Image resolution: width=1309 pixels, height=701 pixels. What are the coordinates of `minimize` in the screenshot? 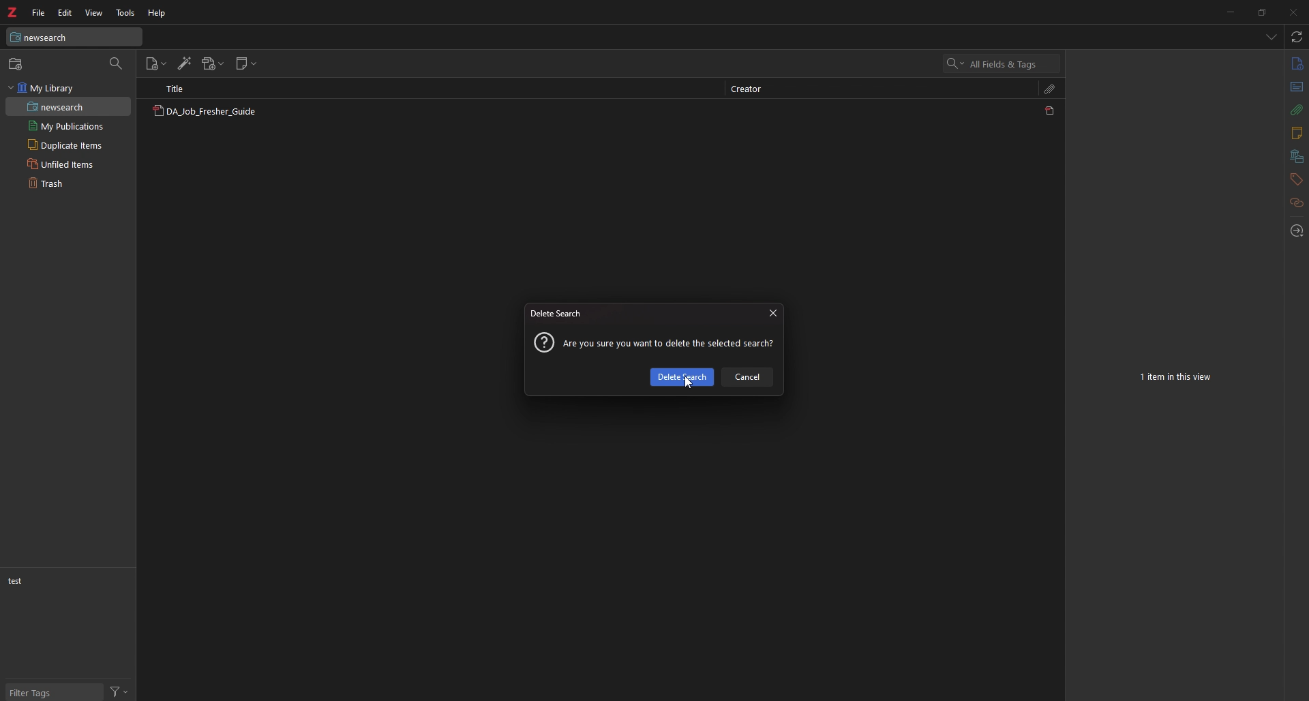 It's located at (1234, 11).